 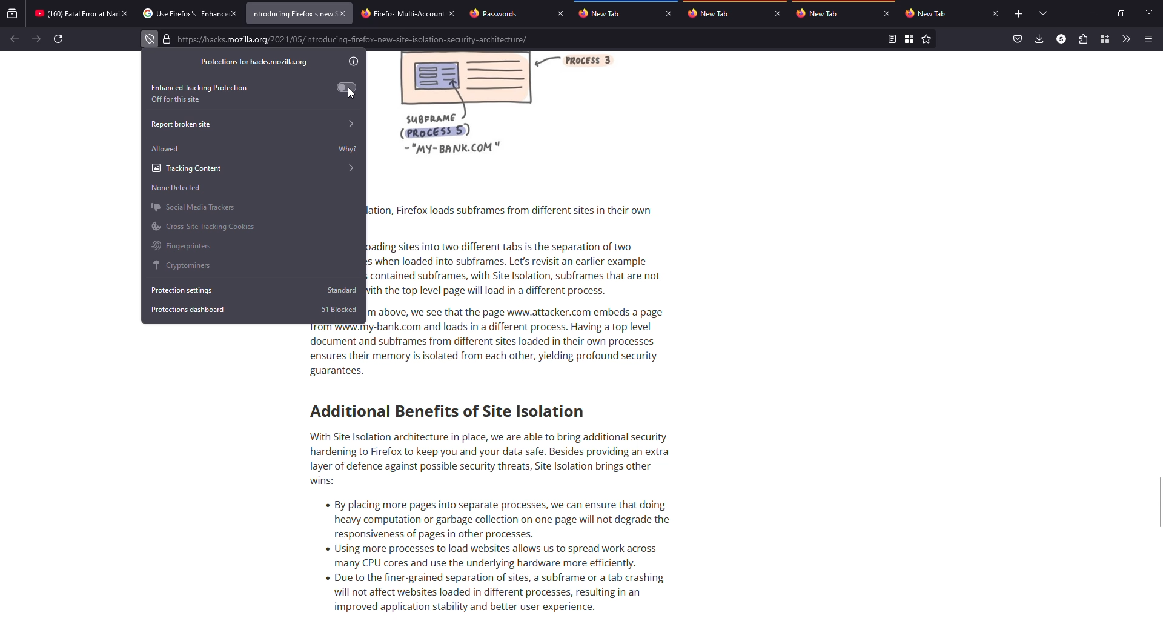 What do you see at coordinates (193, 207) in the screenshot?
I see `social media trackers` at bounding box center [193, 207].